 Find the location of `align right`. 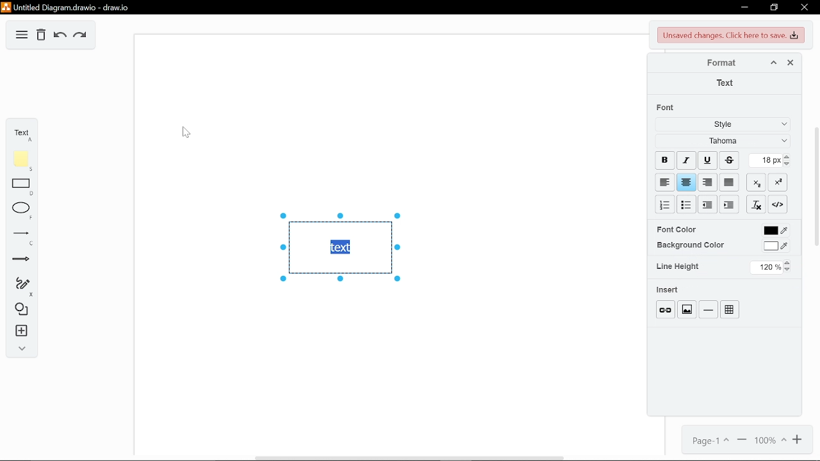

align right is located at coordinates (707, 183).